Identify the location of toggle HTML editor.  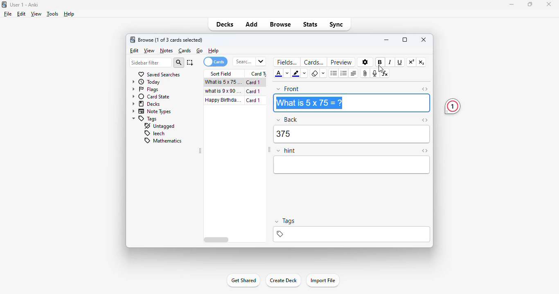
(424, 120).